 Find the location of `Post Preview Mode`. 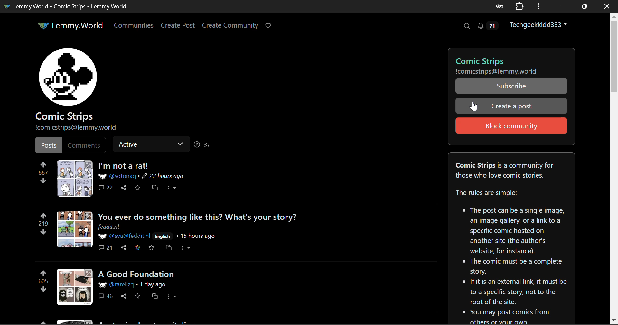

Post Preview Mode is located at coordinates (74, 229).